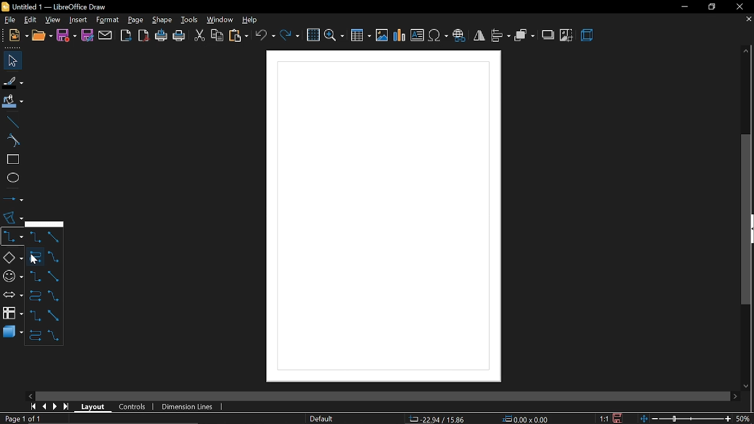 This screenshot has width=754, height=424. What do you see at coordinates (34, 296) in the screenshot?
I see `curved connector with arrow` at bounding box center [34, 296].